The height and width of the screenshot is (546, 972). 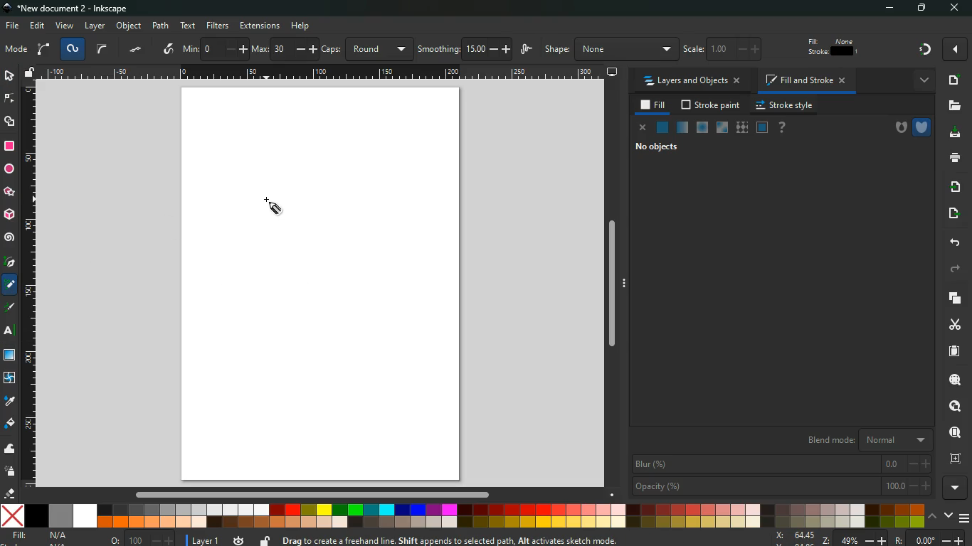 I want to click on wiggle, so click(x=527, y=50).